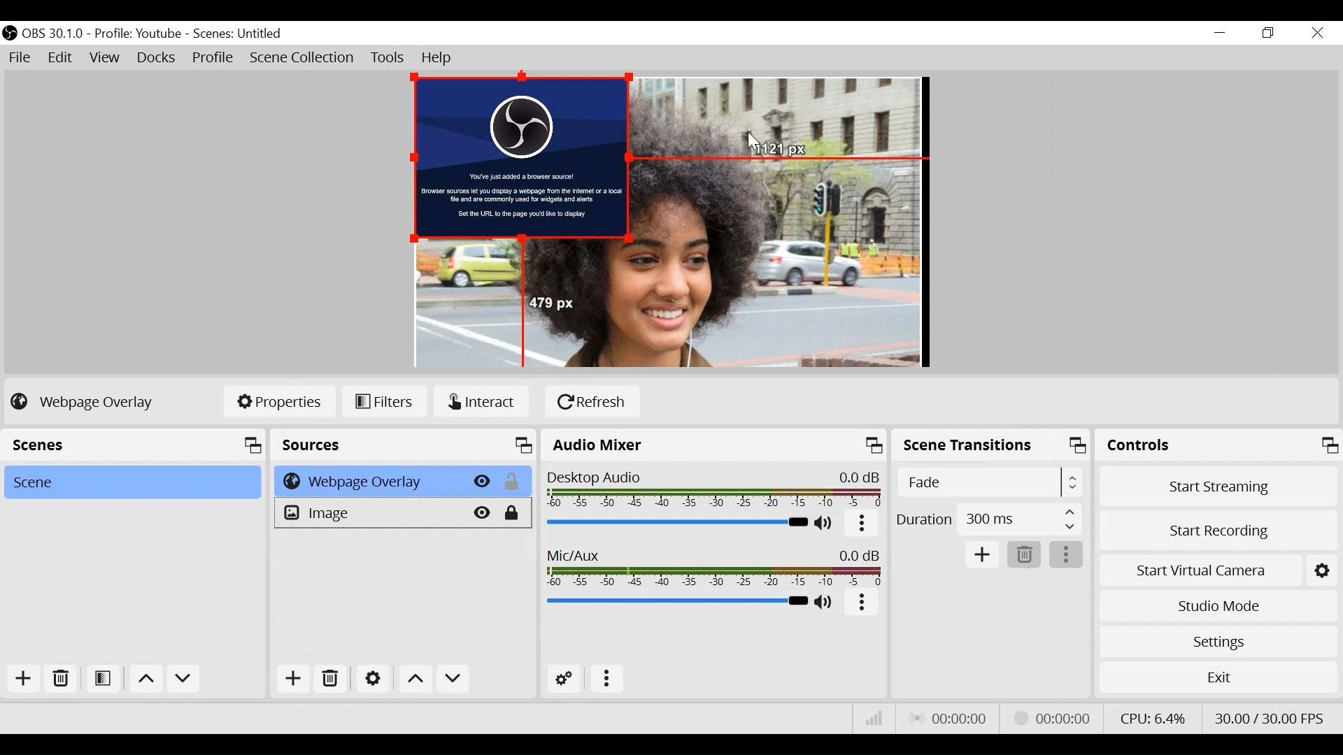 The image size is (1343, 755). What do you see at coordinates (1218, 640) in the screenshot?
I see `Settings` at bounding box center [1218, 640].